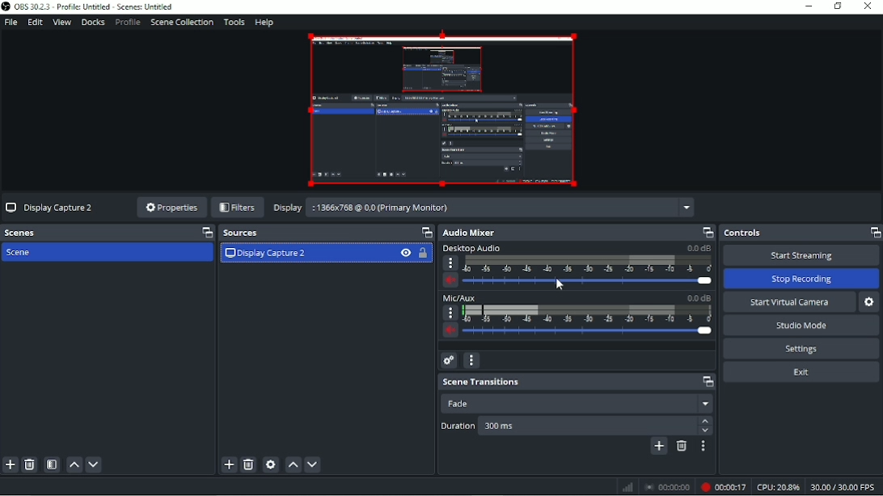 The height and width of the screenshot is (496, 883). I want to click on Help, so click(264, 23).